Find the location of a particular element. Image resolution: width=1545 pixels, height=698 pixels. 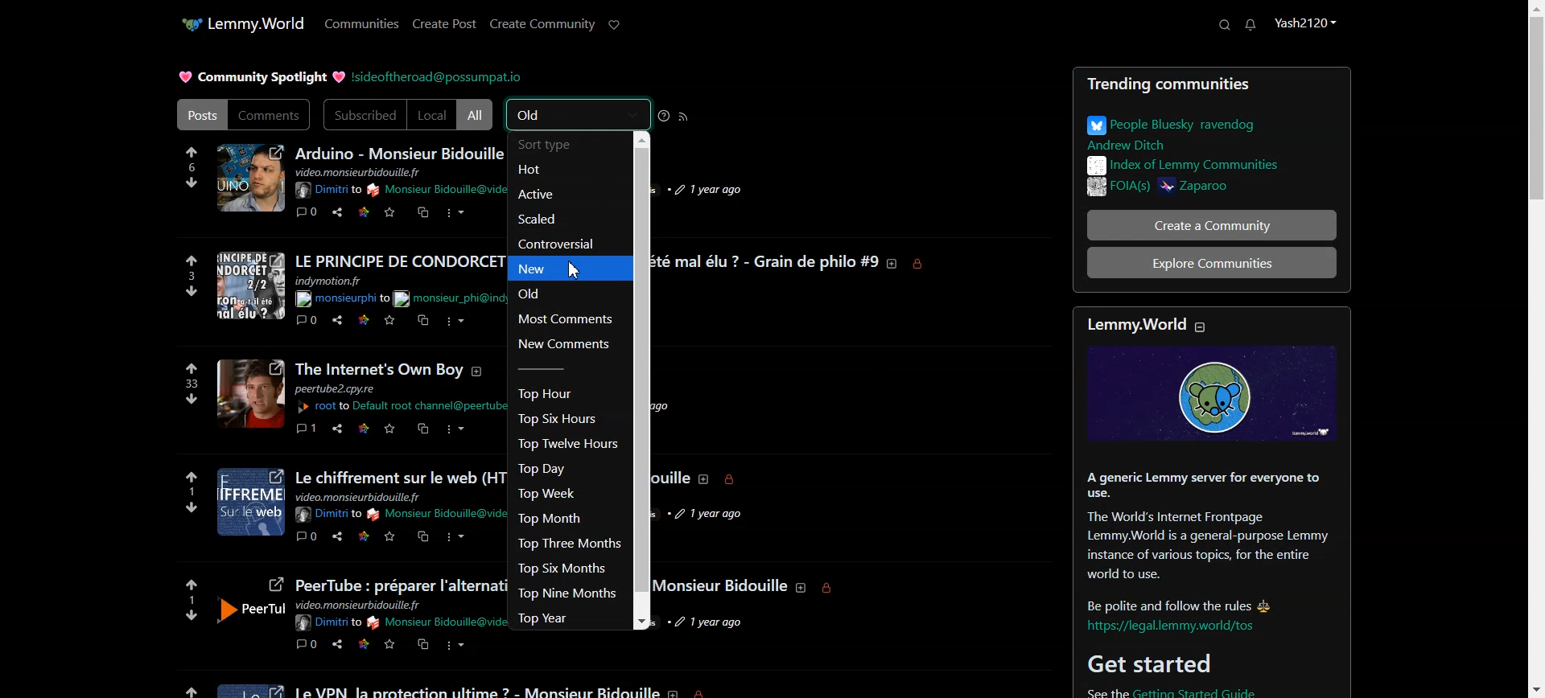

Top Hour is located at coordinates (552, 393).